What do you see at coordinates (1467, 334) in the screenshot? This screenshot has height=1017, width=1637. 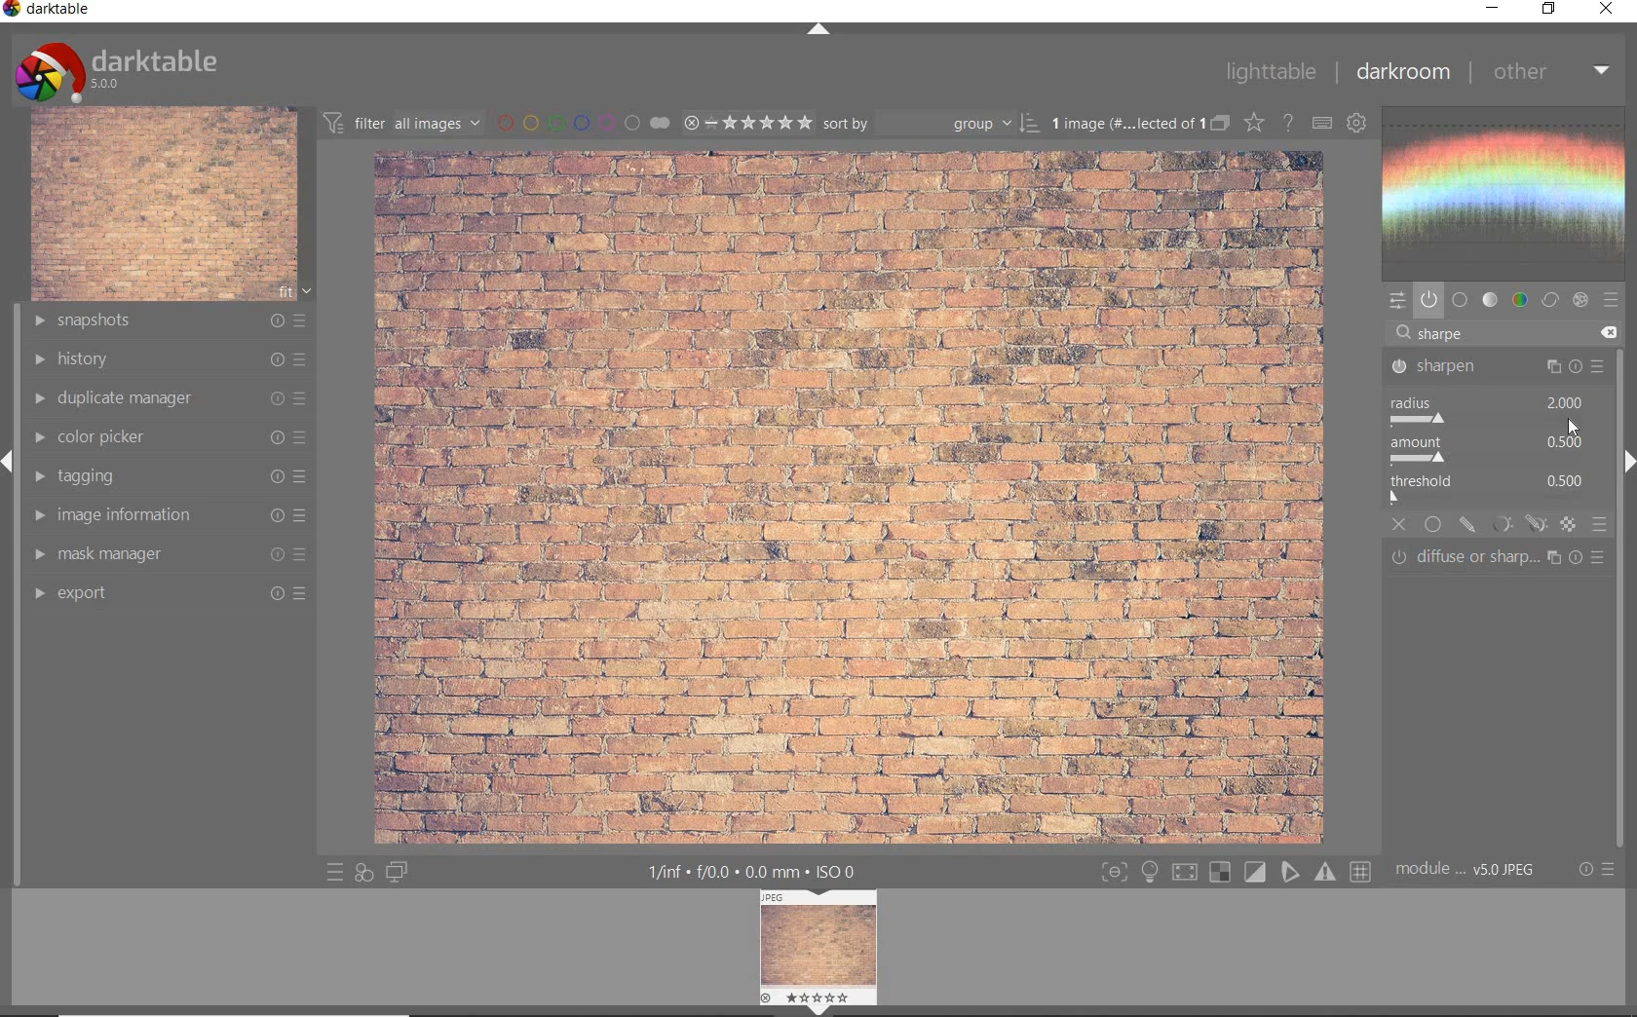 I see `SHARPEN` at bounding box center [1467, 334].